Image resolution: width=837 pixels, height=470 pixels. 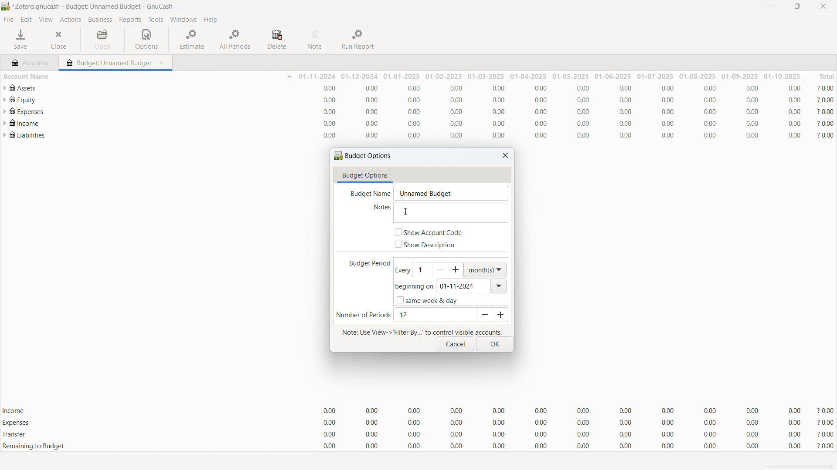 What do you see at coordinates (316, 40) in the screenshot?
I see `note` at bounding box center [316, 40].